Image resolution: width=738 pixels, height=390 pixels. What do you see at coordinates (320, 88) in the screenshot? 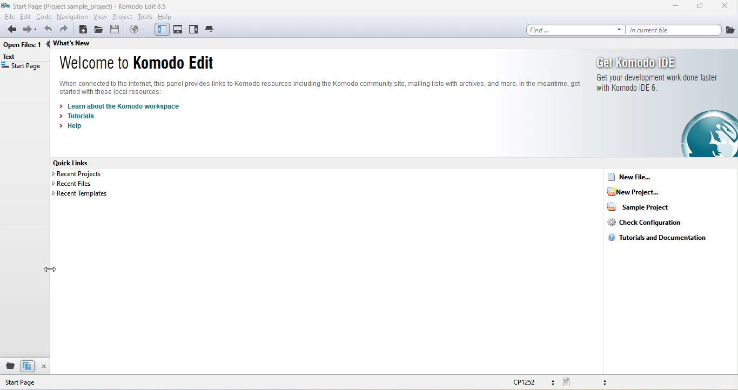
I see `komodo text` at bounding box center [320, 88].